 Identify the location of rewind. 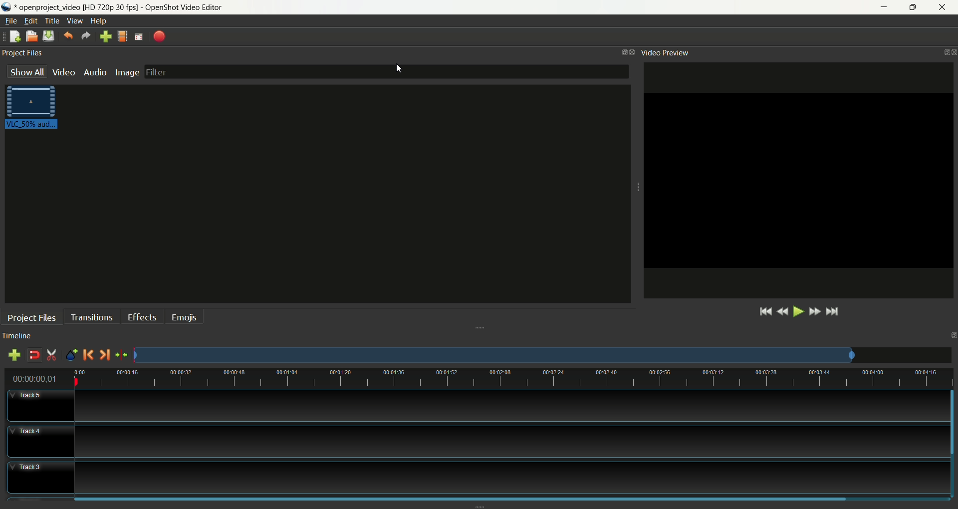
(783, 311).